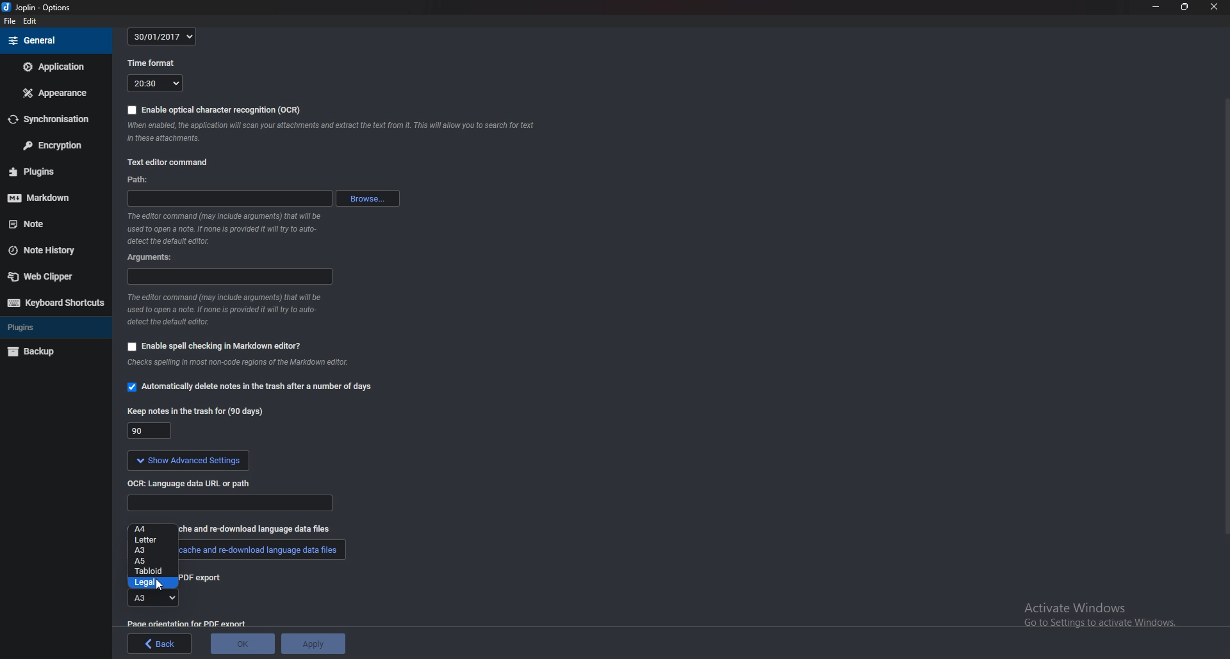 This screenshot has height=659, width=1230. I want to click on Note history, so click(47, 250).